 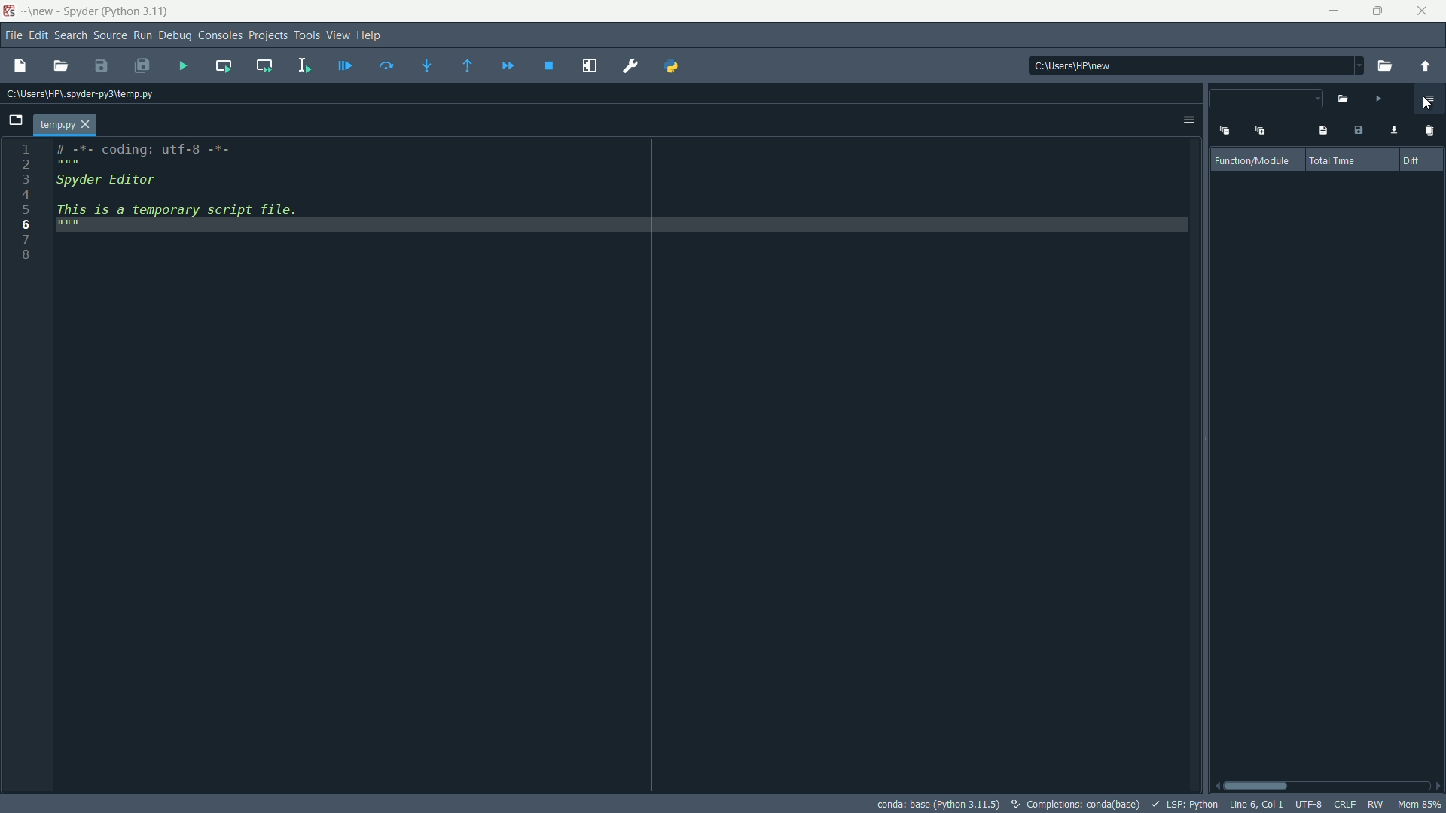 What do you see at coordinates (1183, 805) in the screenshot?
I see `LSP:Python` at bounding box center [1183, 805].